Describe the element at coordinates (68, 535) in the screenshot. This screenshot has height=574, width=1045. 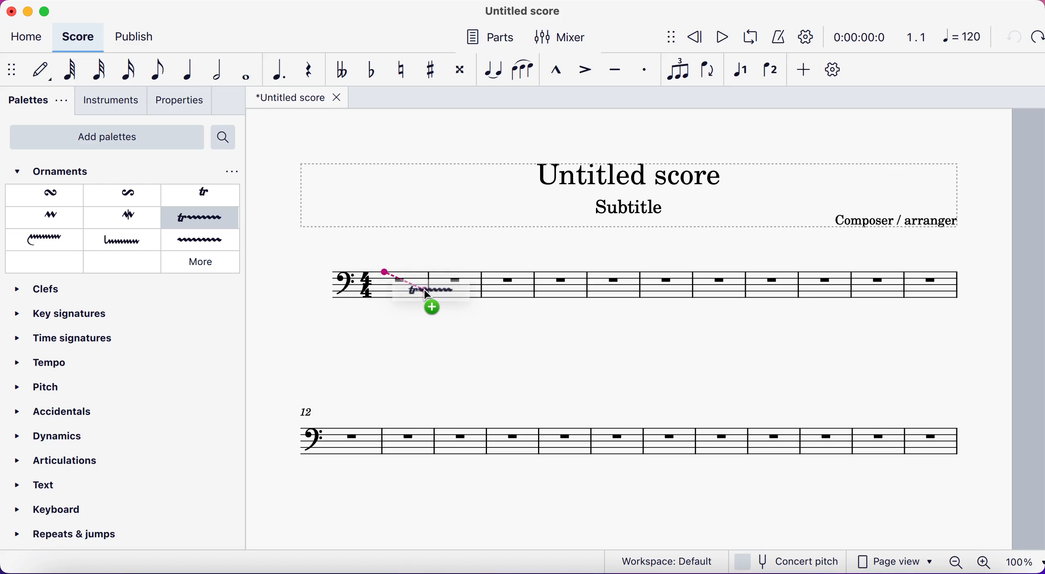
I see `repeats and jumps` at that location.